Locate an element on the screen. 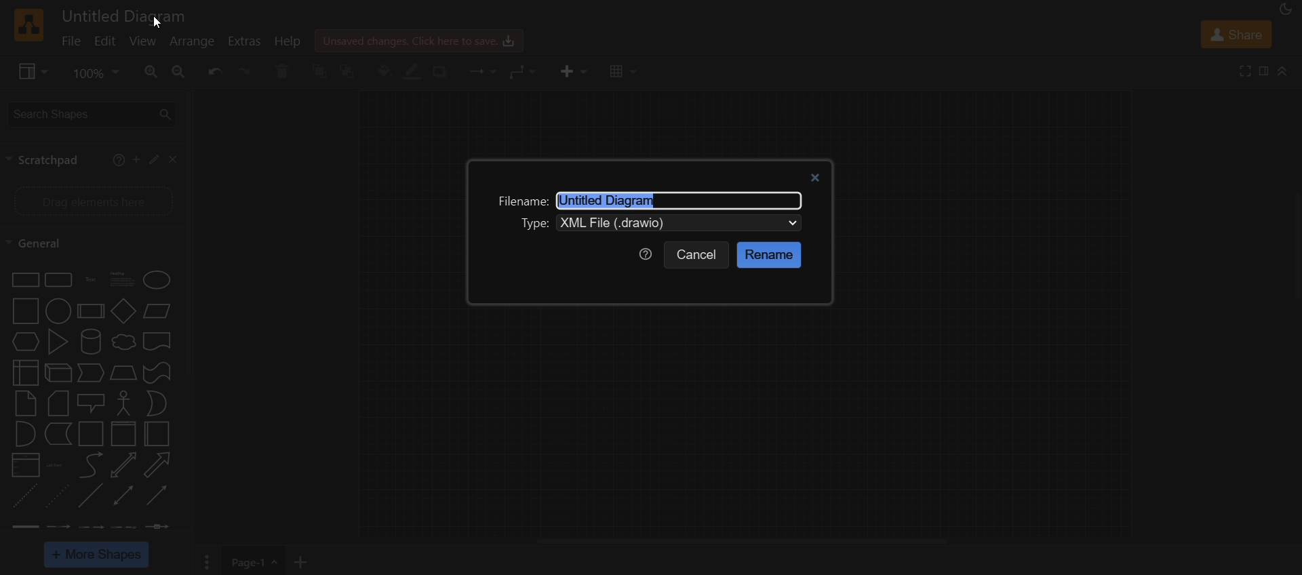 The width and height of the screenshot is (1302, 575). search shapes is located at coordinates (90, 113).